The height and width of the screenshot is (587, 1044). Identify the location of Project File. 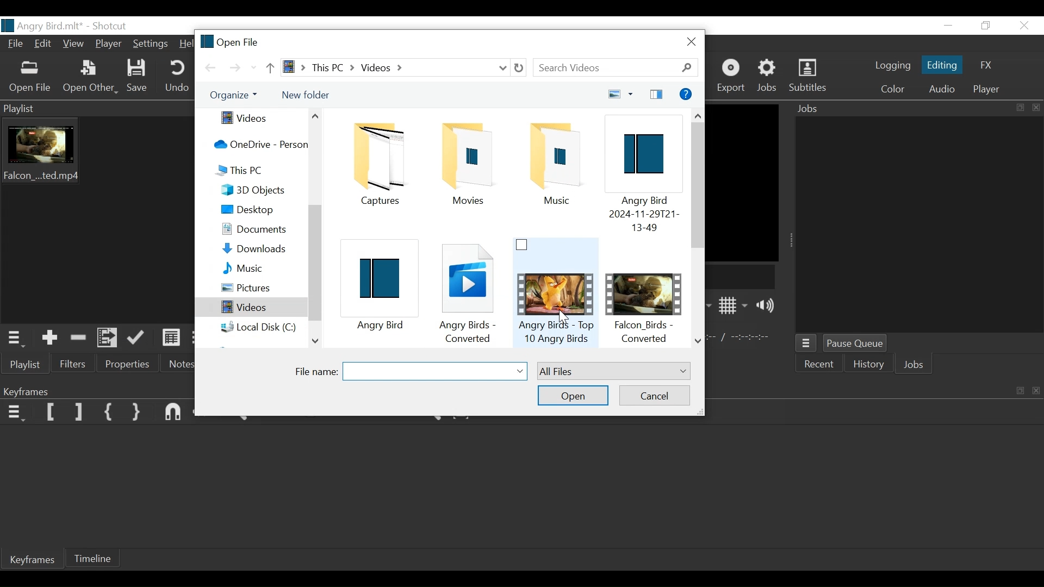
(383, 286).